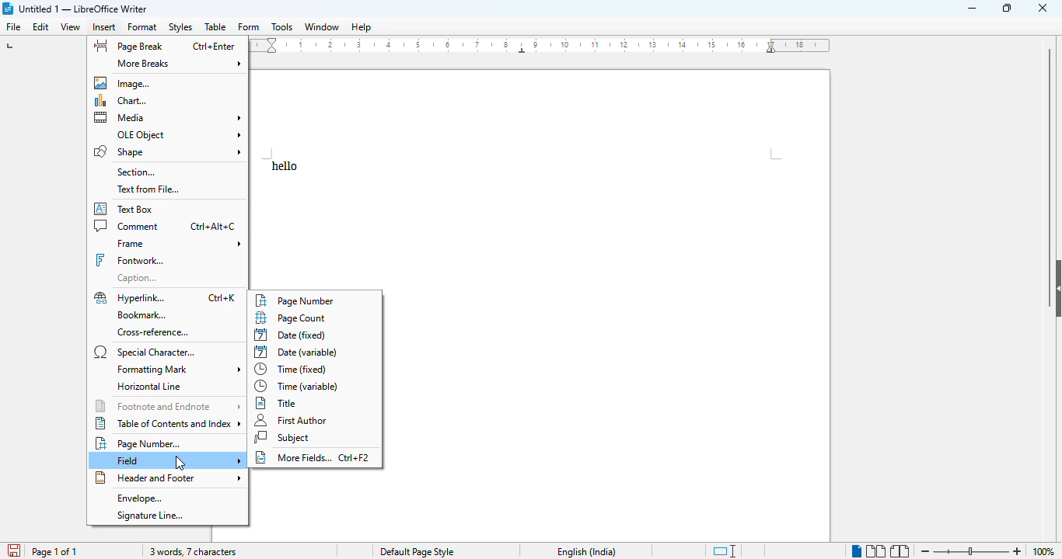 This screenshot has height=559, width=1062. Describe the element at coordinates (1050, 149) in the screenshot. I see `vertical scroll bar` at that location.